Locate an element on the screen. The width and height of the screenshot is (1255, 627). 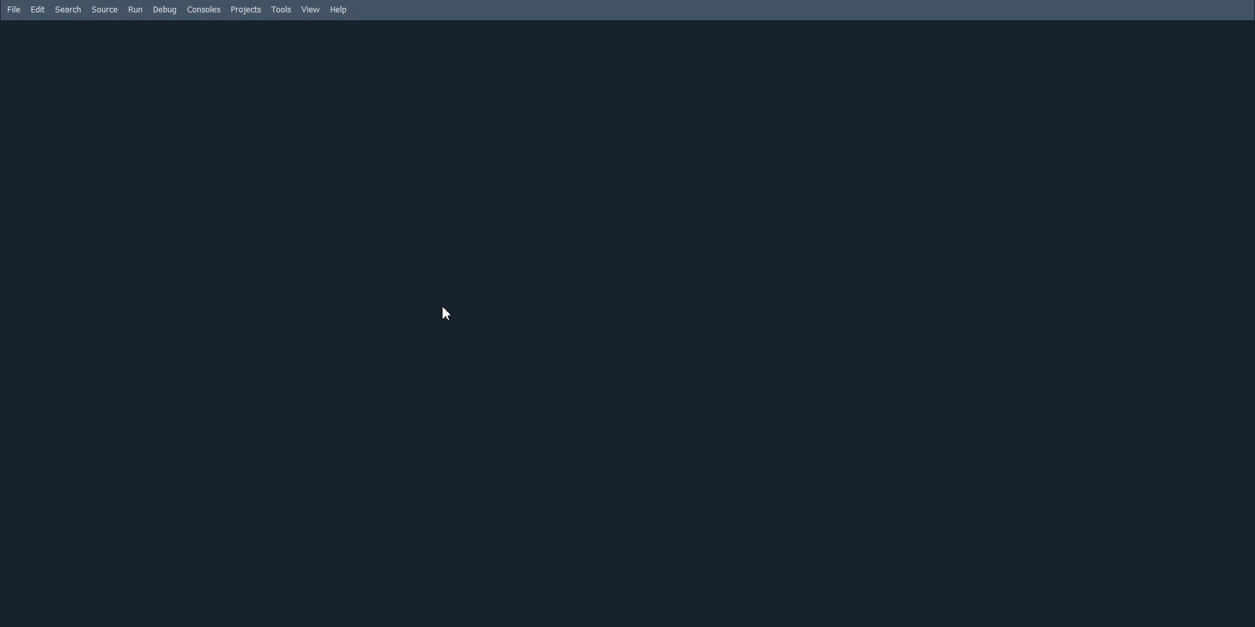
Help is located at coordinates (339, 10).